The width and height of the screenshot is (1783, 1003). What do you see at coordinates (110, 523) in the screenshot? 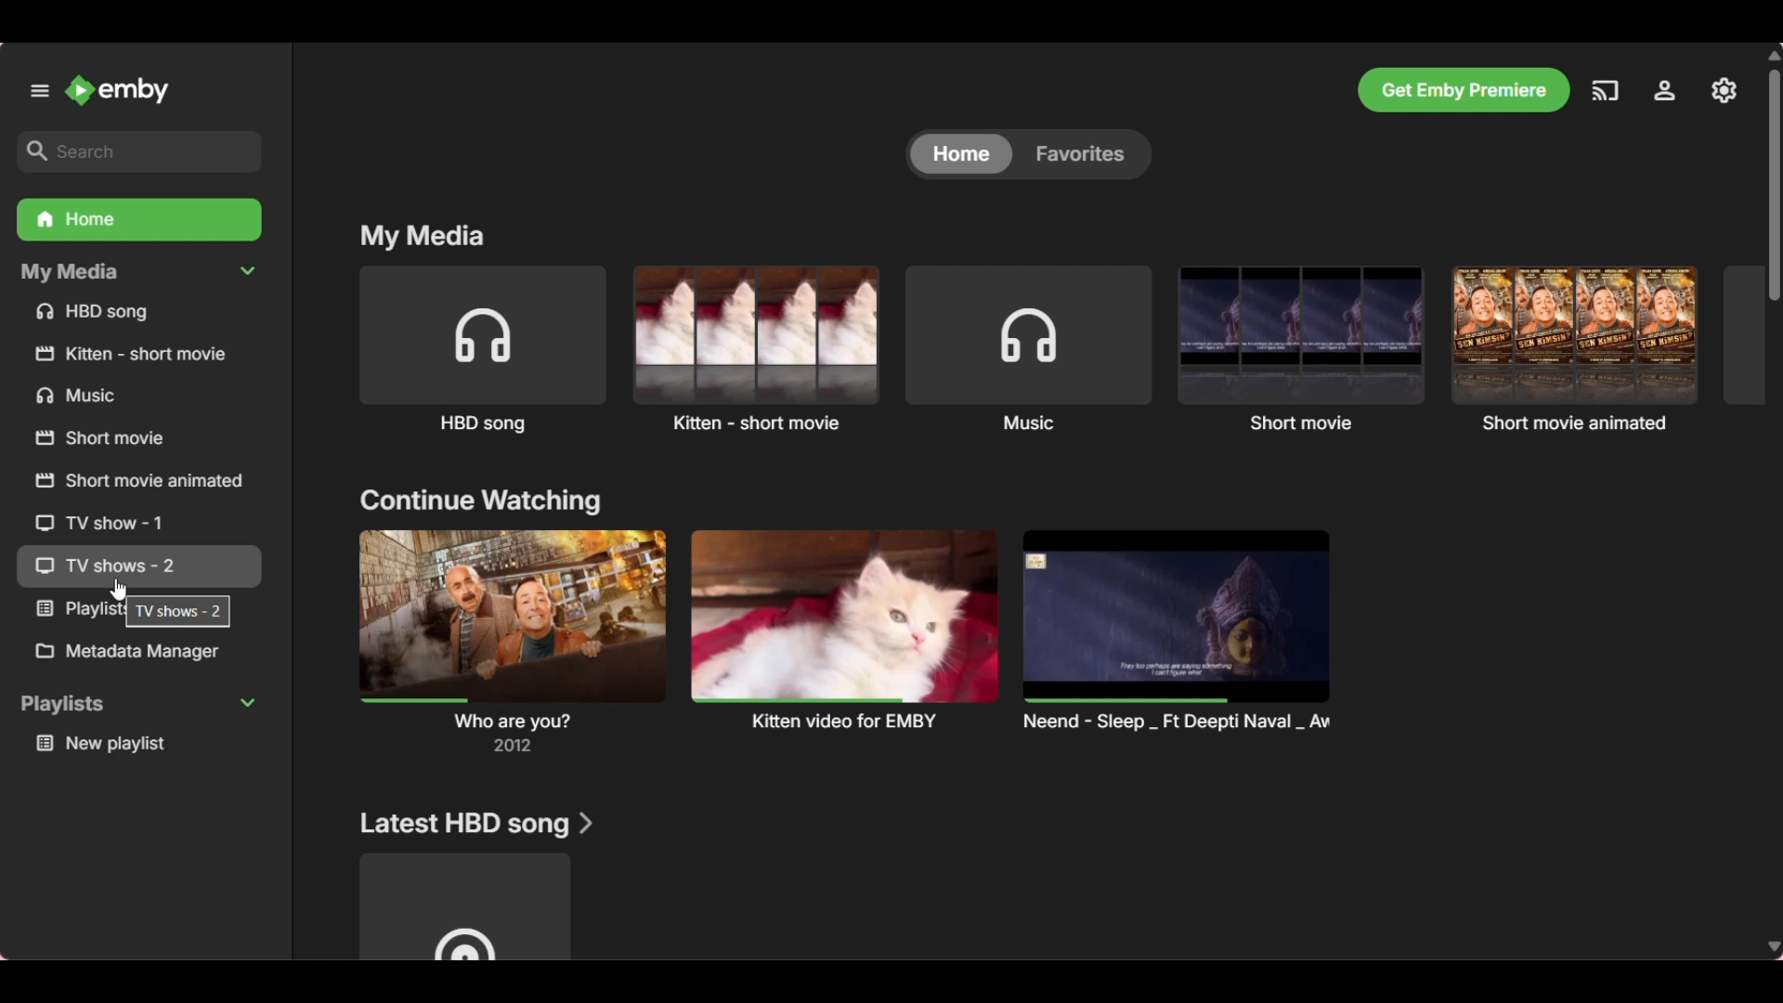
I see `` at bounding box center [110, 523].